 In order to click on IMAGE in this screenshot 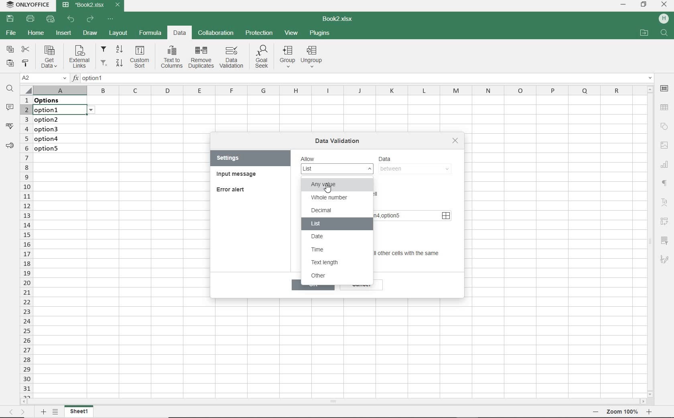, I will do `click(665, 145)`.